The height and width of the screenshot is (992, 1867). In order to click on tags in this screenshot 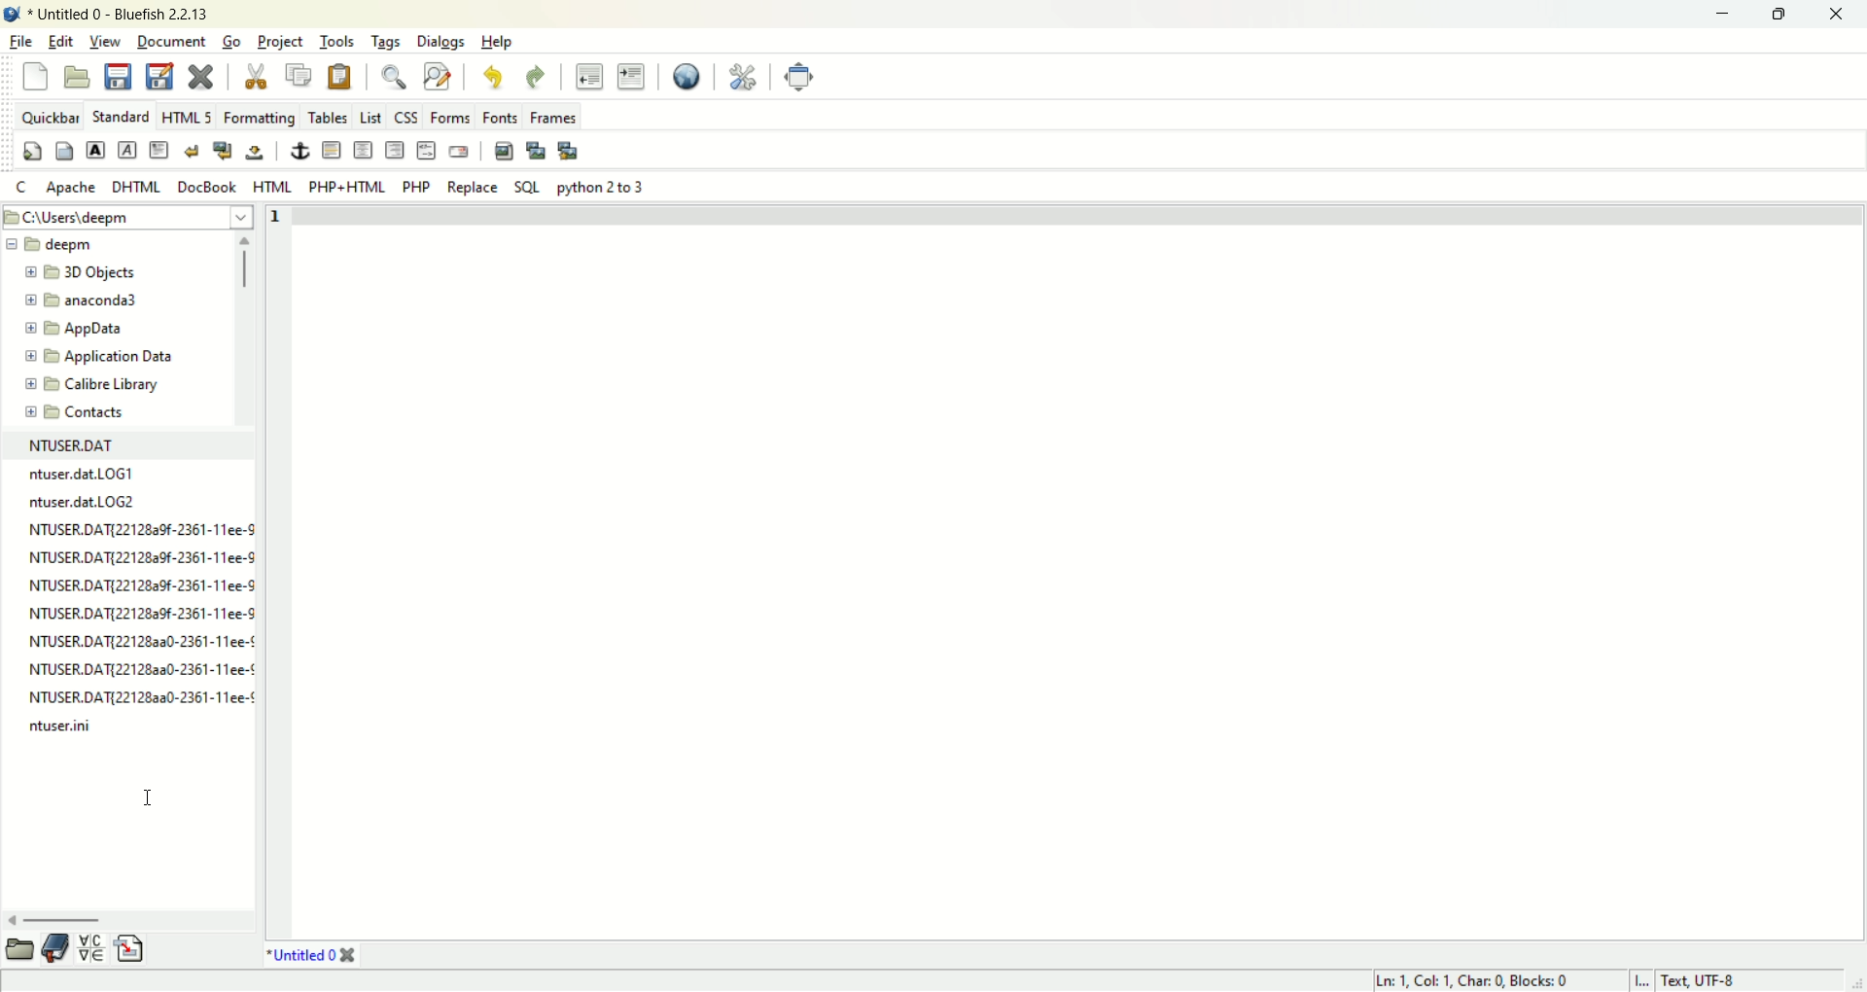, I will do `click(383, 42)`.